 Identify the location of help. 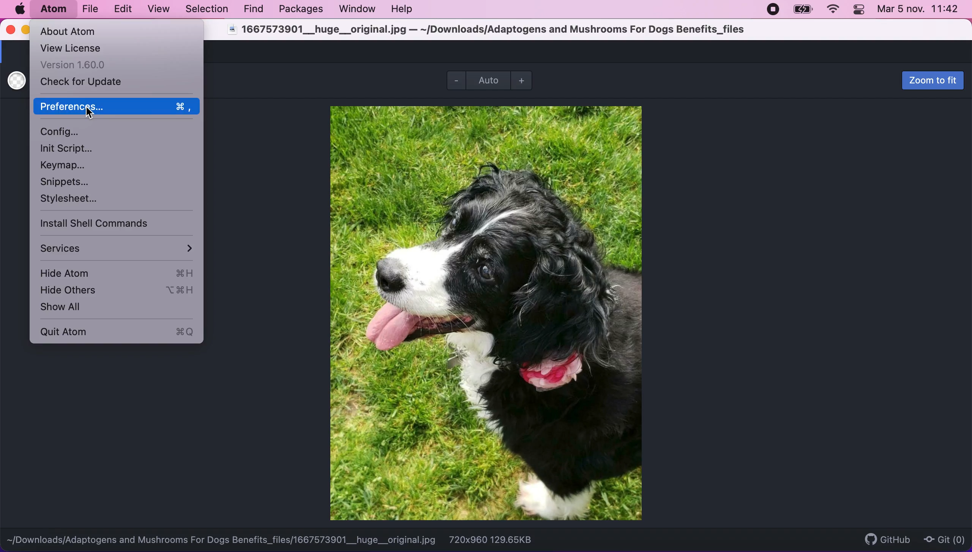
(406, 10).